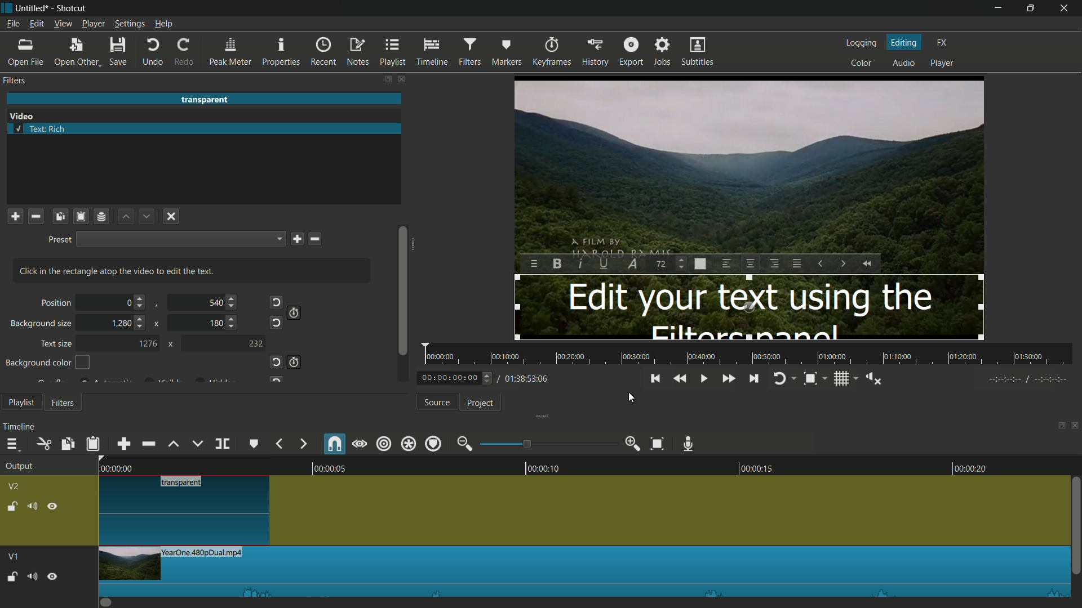 This screenshot has height=608, width=1082. What do you see at coordinates (174, 443) in the screenshot?
I see `lift` at bounding box center [174, 443].